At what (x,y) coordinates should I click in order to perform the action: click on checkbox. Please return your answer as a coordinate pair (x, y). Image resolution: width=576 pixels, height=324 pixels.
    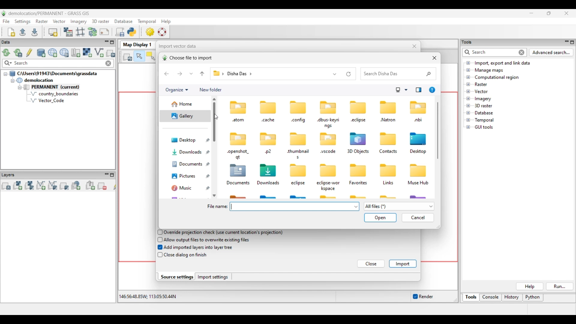
    Looking at the image, I should click on (159, 232).